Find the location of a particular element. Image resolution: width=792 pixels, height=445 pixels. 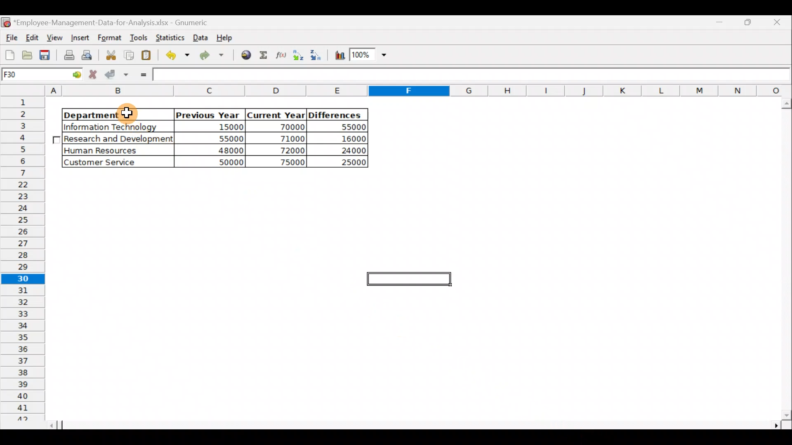

Maximize is located at coordinates (722, 23).